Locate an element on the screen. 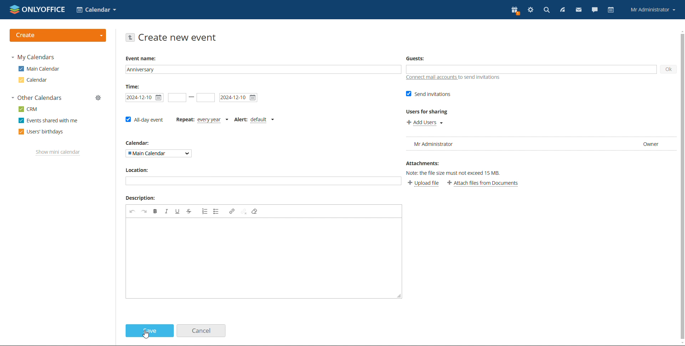 This screenshot has height=346, width=685. start date is located at coordinates (177, 98).